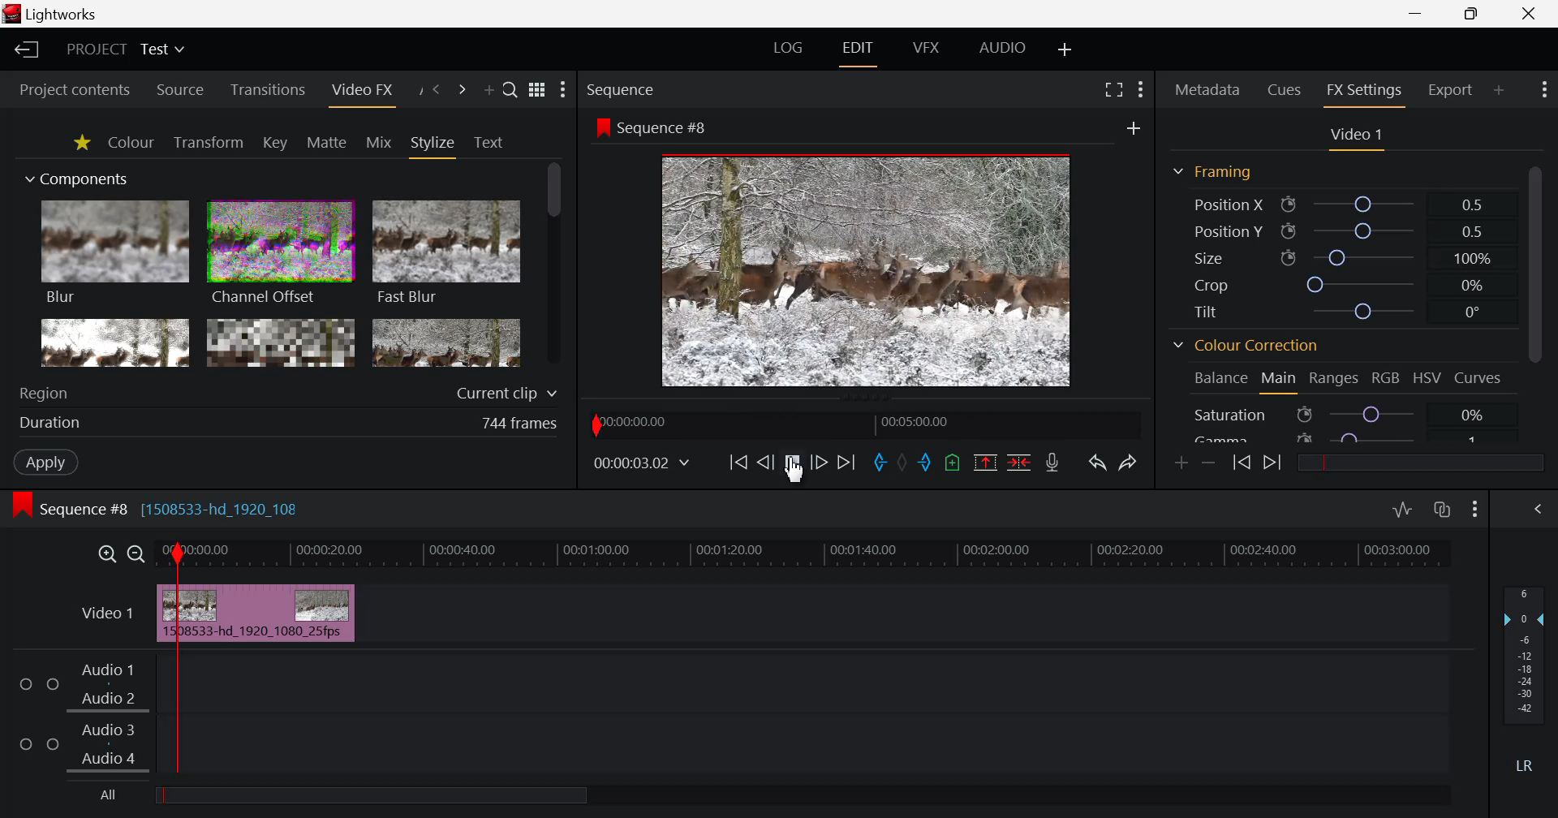  What do you see at coordinates (106, 616) in the screenshot?
I see `Video Layer` at bounding box center [106, 616].